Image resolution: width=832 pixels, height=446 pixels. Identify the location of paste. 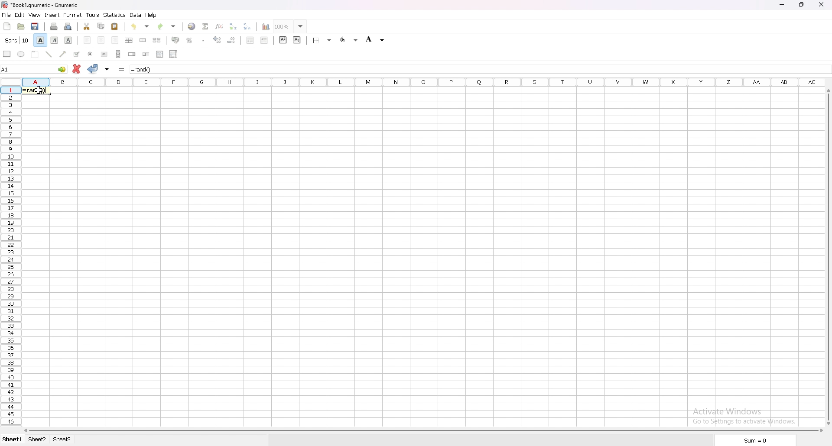
(115, 26).